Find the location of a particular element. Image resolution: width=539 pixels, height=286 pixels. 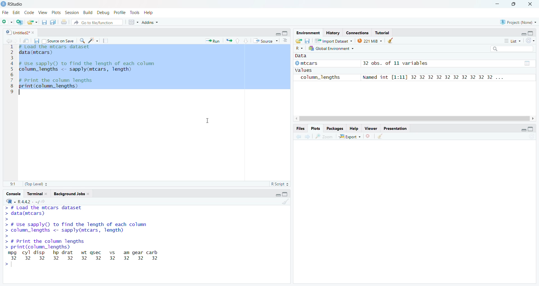

Session is located at coordinates (72, 12).